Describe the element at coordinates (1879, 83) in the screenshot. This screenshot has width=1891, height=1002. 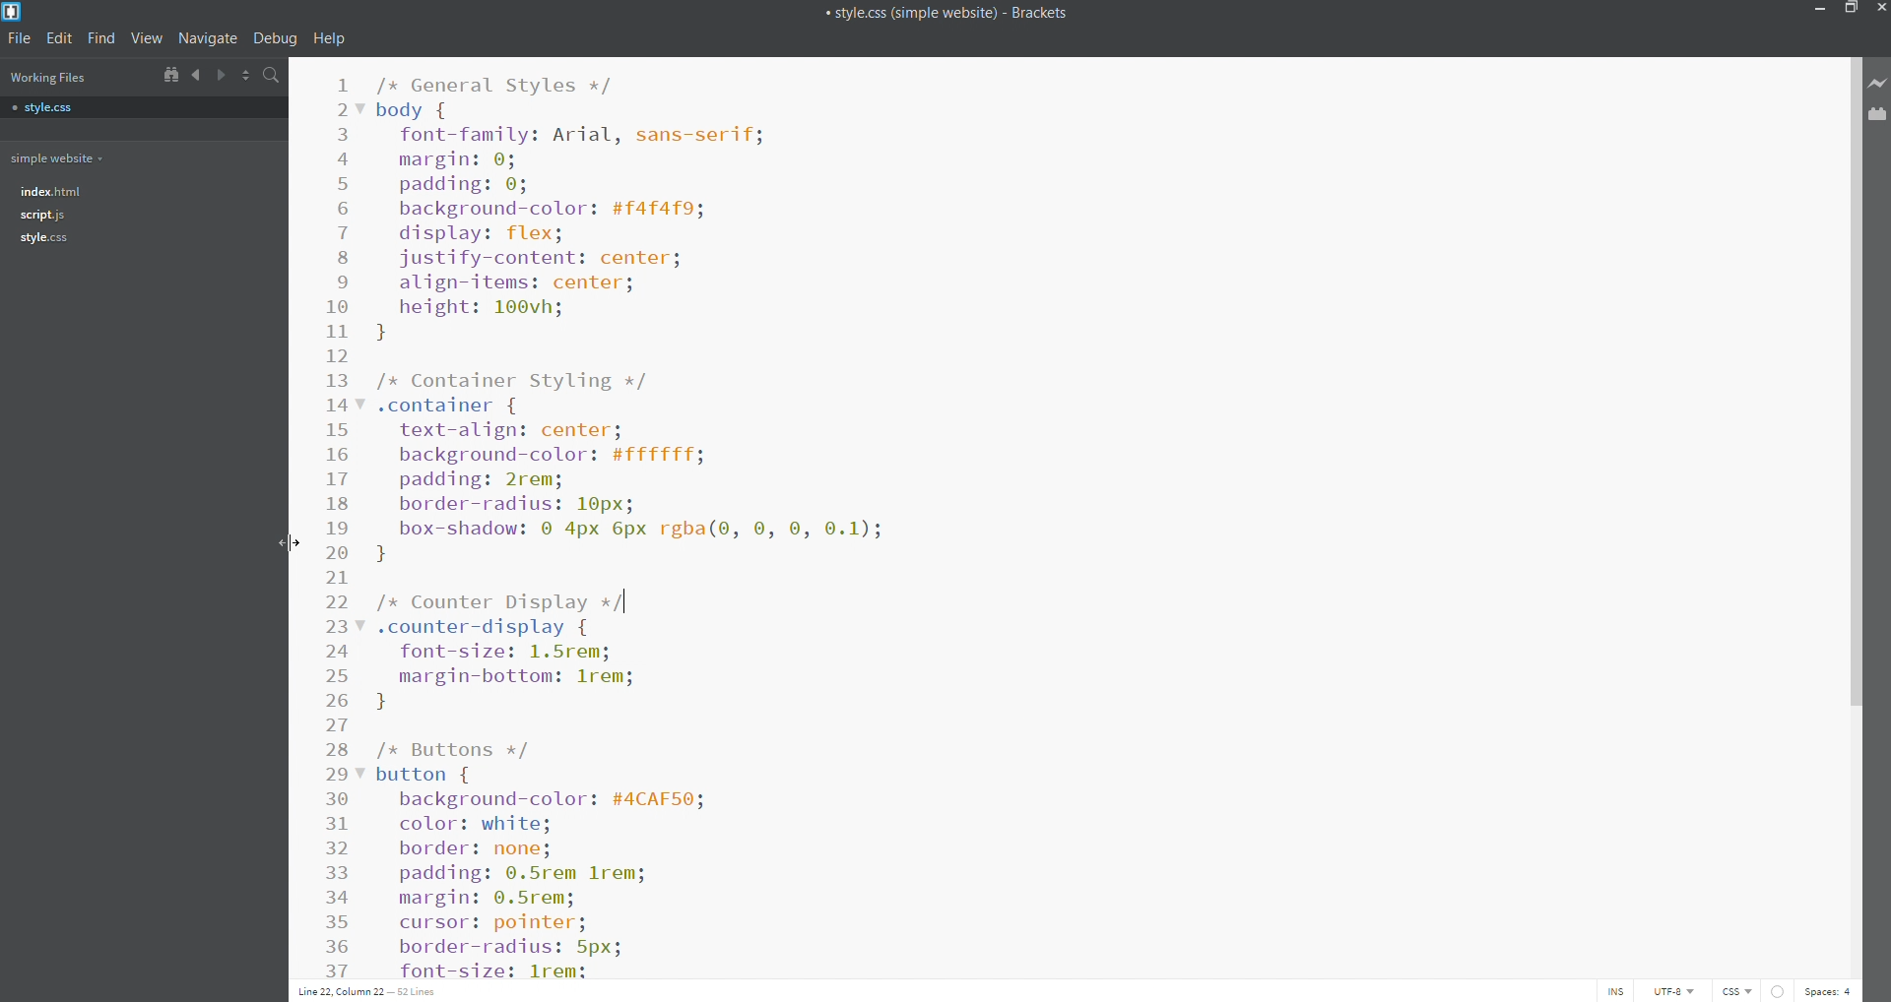
I see `live preview` at that location.